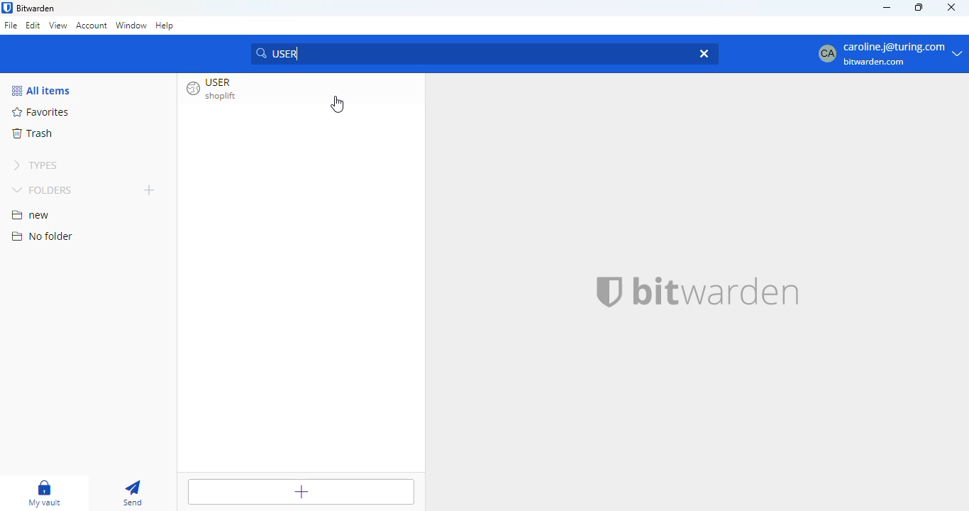 The image size is (969, 511). Describe the element at coordinates (31, 215) in the screenshot. I see `new` at that location.